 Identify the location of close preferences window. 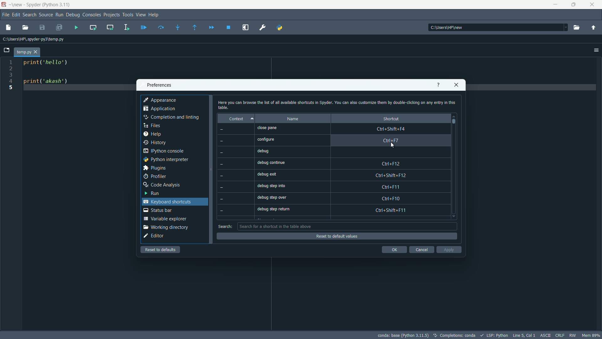
(457, 85).